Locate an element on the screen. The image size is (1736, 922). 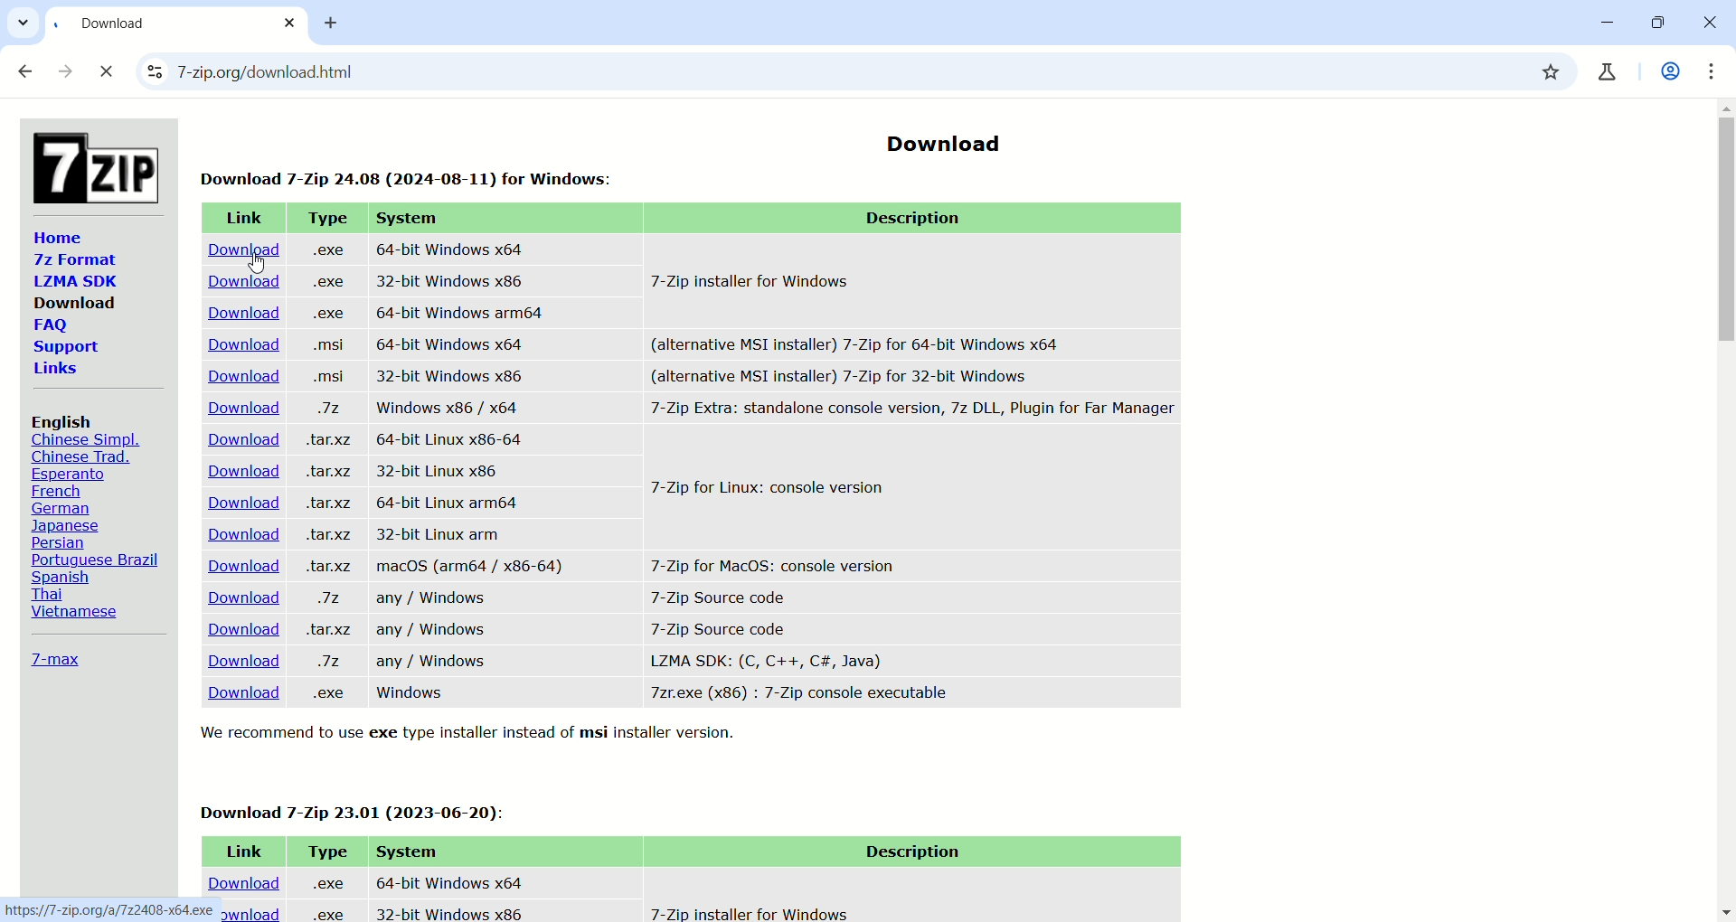
32-bit Windows x86 is located at coordinates (452, 281).